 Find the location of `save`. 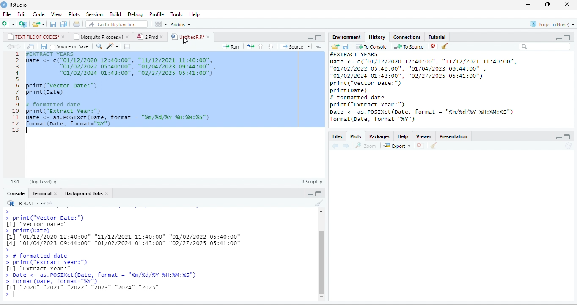

save is located at coordinates (346, 46).